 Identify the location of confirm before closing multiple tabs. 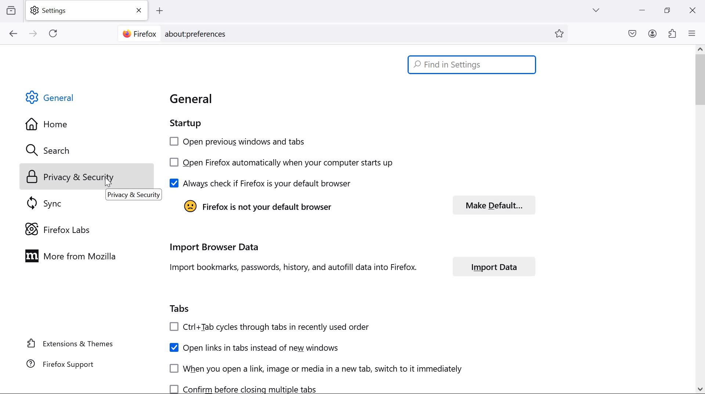
(245, 387).